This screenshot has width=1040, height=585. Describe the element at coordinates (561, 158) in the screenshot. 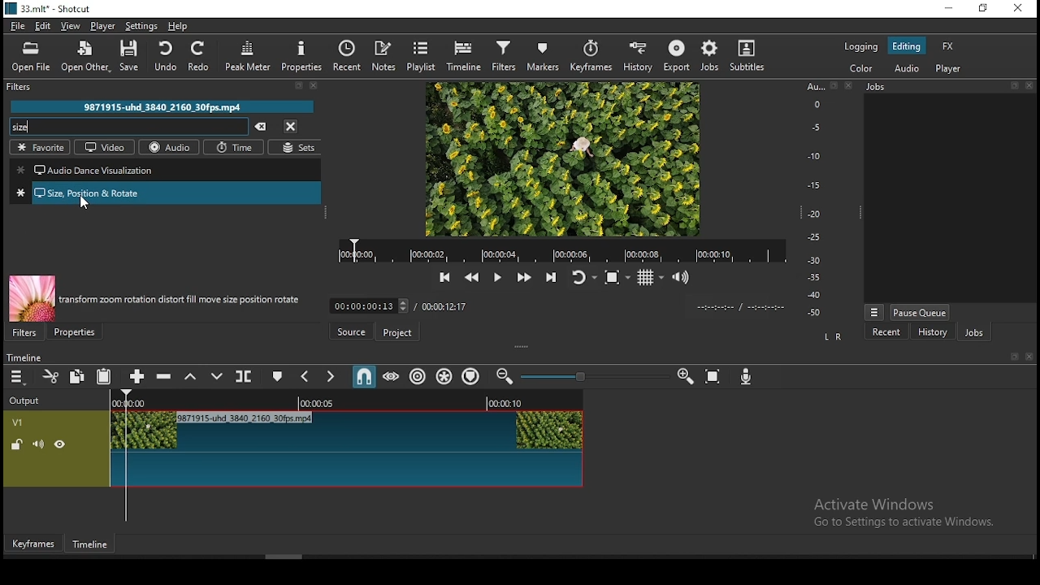

I see `video` at that location.